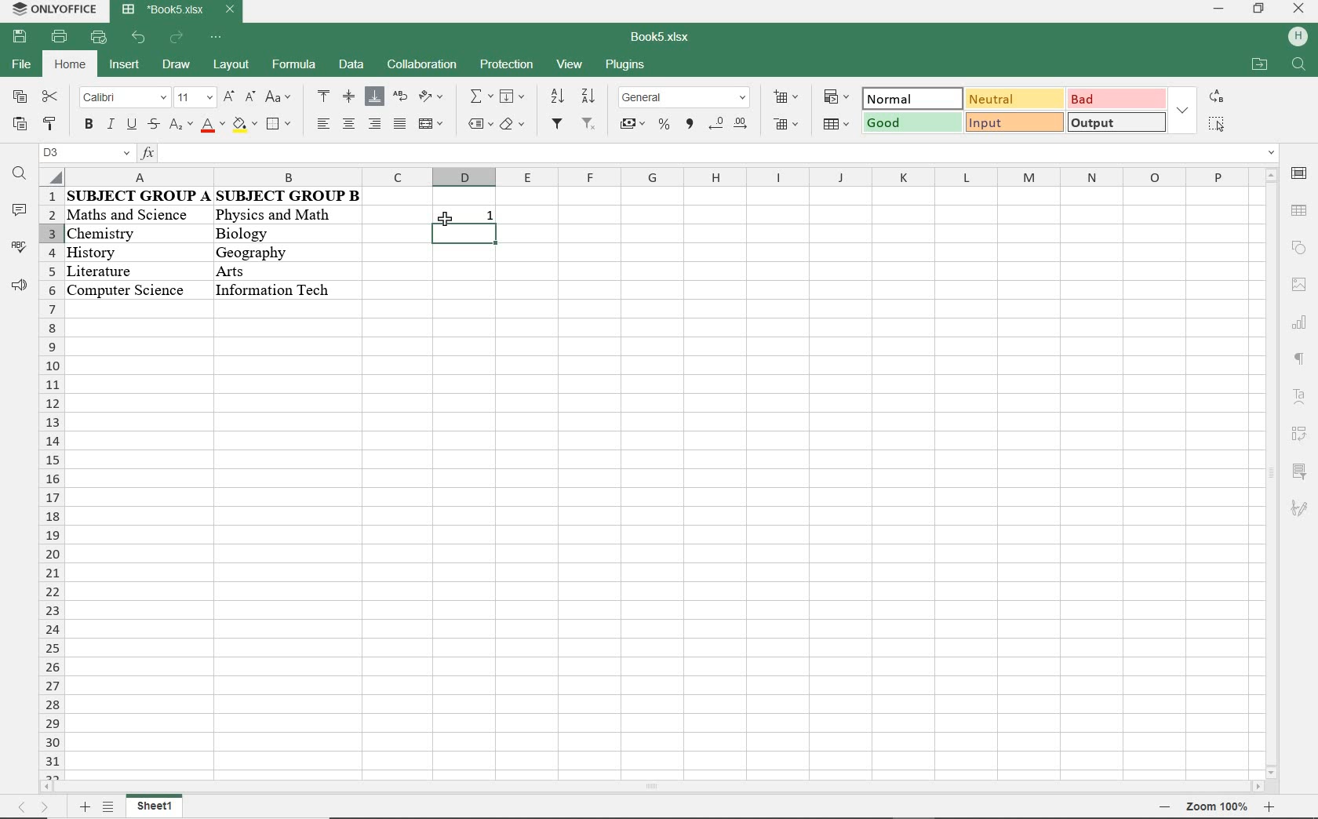 The image size is (1318, 819). What do you see at coordinates (180, 125) in the screenshot?
I see `subscript/superscript` at bounding box center [180, 125].